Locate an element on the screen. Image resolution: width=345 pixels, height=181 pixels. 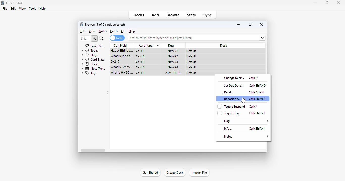
cards is located at coordinates (117, 38).